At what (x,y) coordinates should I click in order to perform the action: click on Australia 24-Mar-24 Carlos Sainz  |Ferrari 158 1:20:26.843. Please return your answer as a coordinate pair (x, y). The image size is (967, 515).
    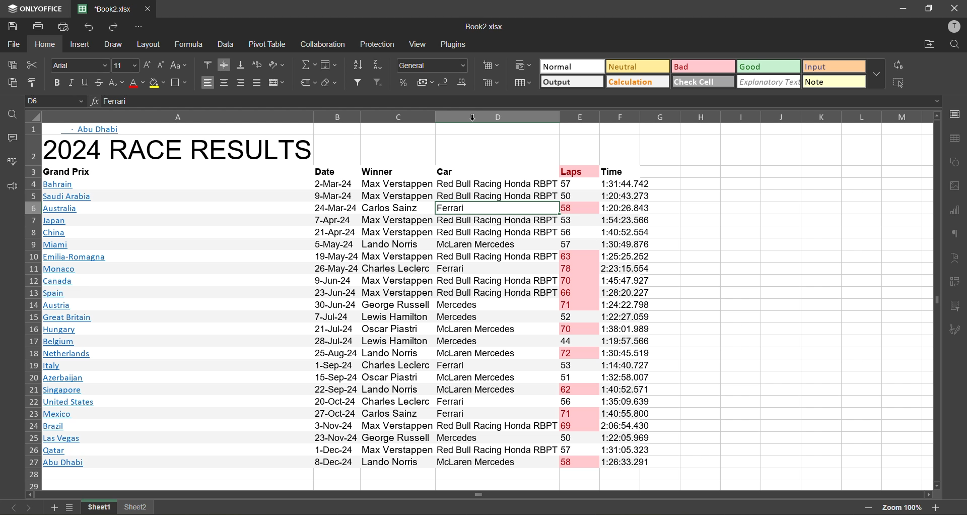
    Looking at the image, I should click on (347, 208).